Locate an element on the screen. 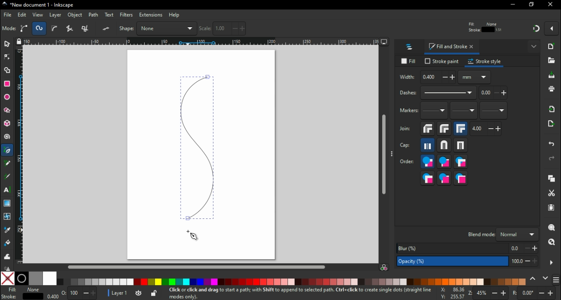 The image size is (561, 300). create regular bezier path is located at coordinates (25, 29).